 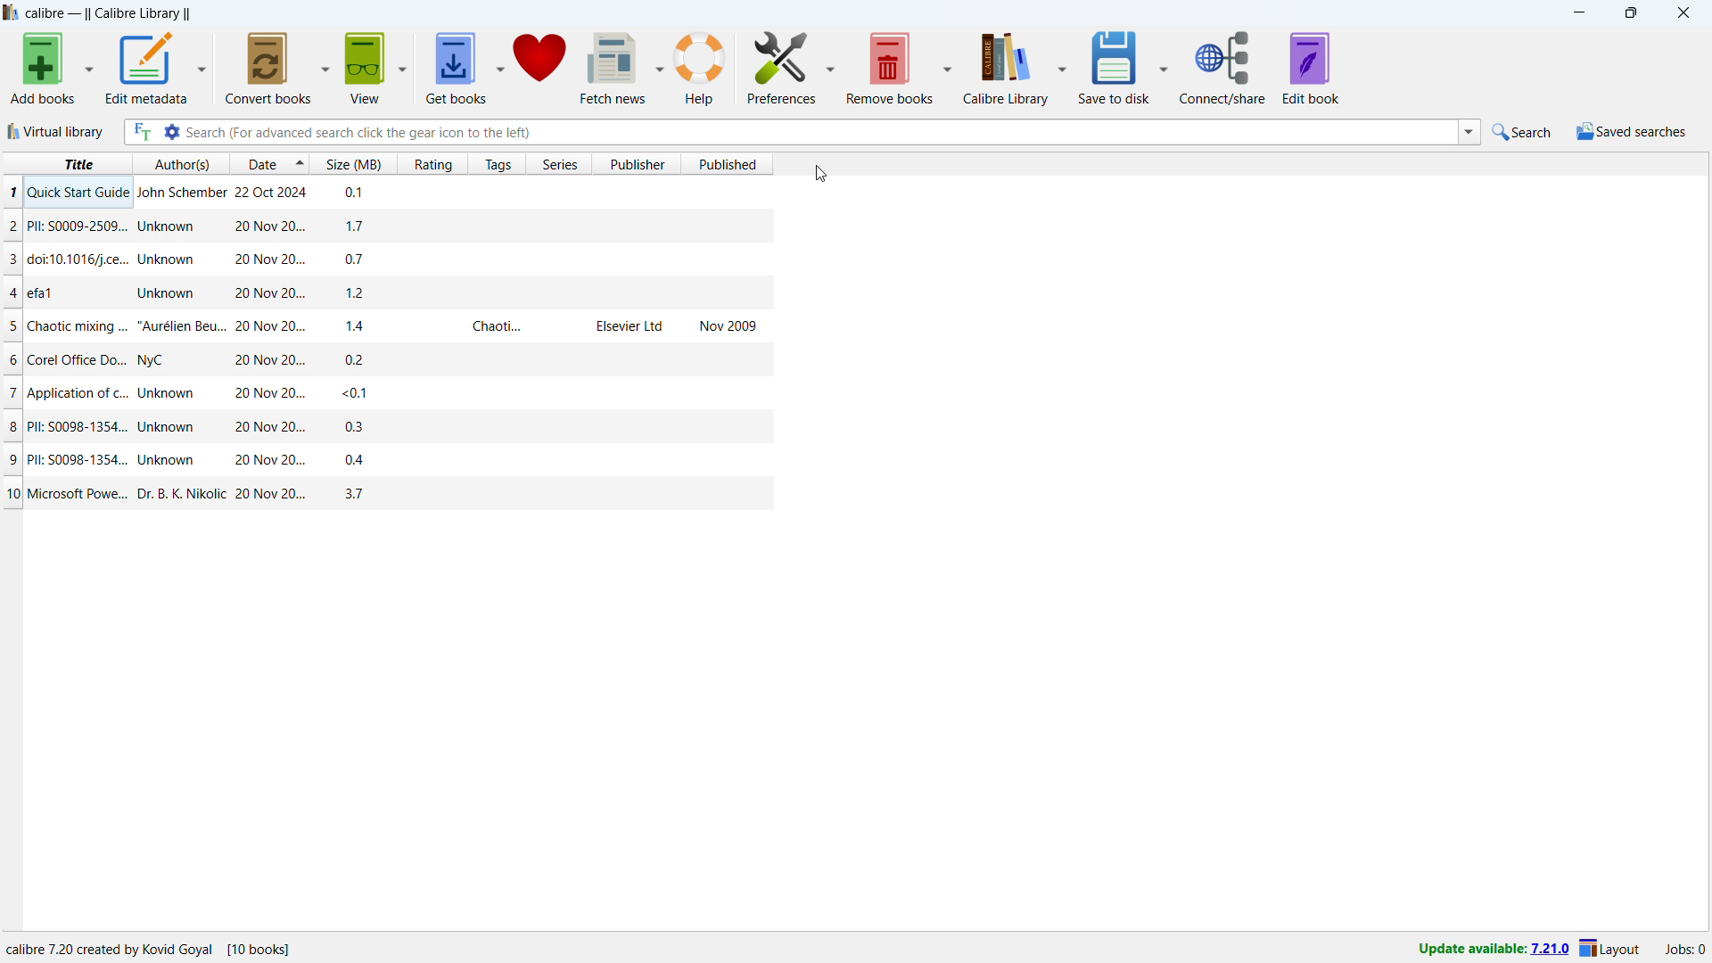 What do you see at coordinates (385, 258) in the screenshot?
I see `3 | doi:10.1016/j.ce... Unknown 20 Nov 20... 07` at bounding box center [385, 258].